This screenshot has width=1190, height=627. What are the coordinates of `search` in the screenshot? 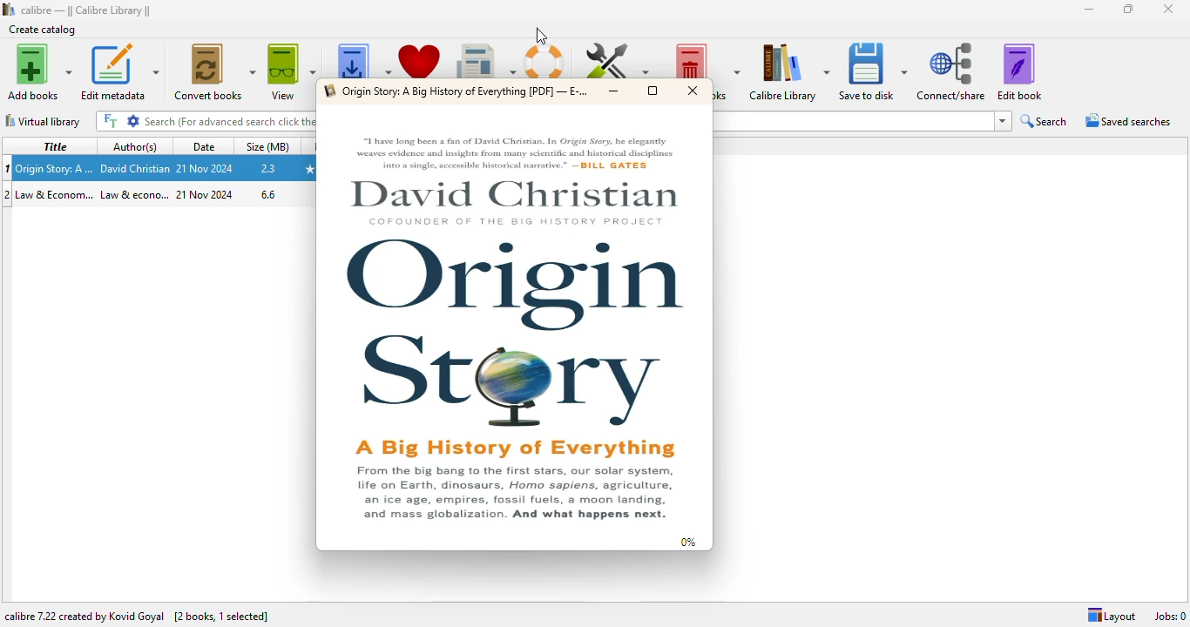 It's located at (1045, 121).